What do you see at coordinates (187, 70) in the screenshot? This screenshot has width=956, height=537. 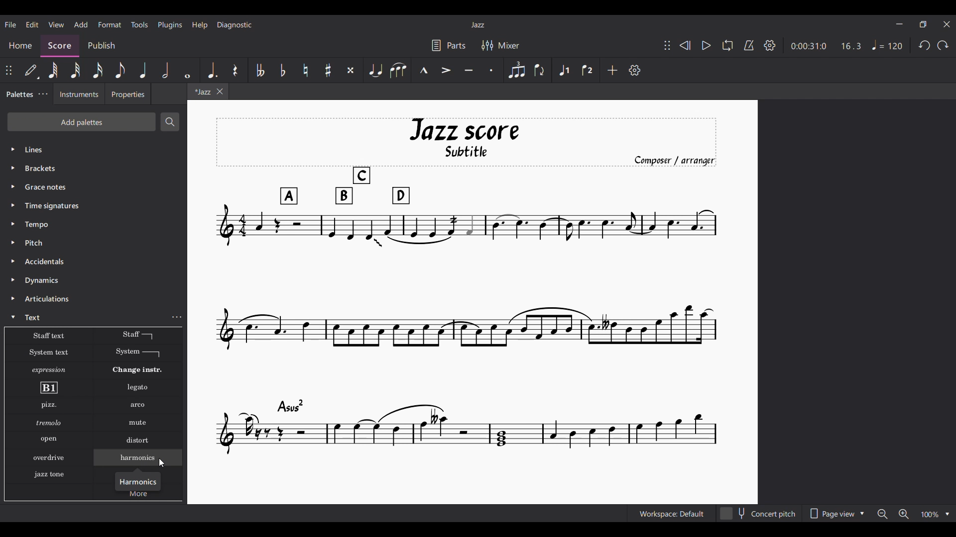 I see `Whole note` at bounding box center [187, 70].